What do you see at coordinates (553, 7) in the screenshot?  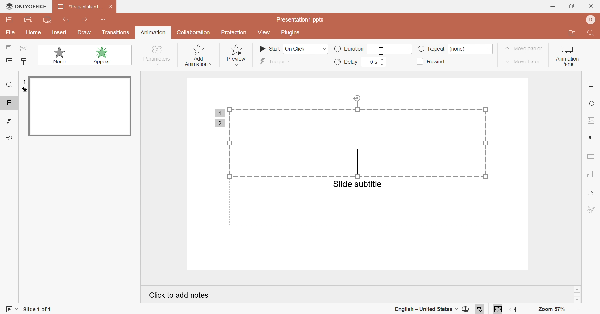 I see `minimize` at bounding box center [553, 7].